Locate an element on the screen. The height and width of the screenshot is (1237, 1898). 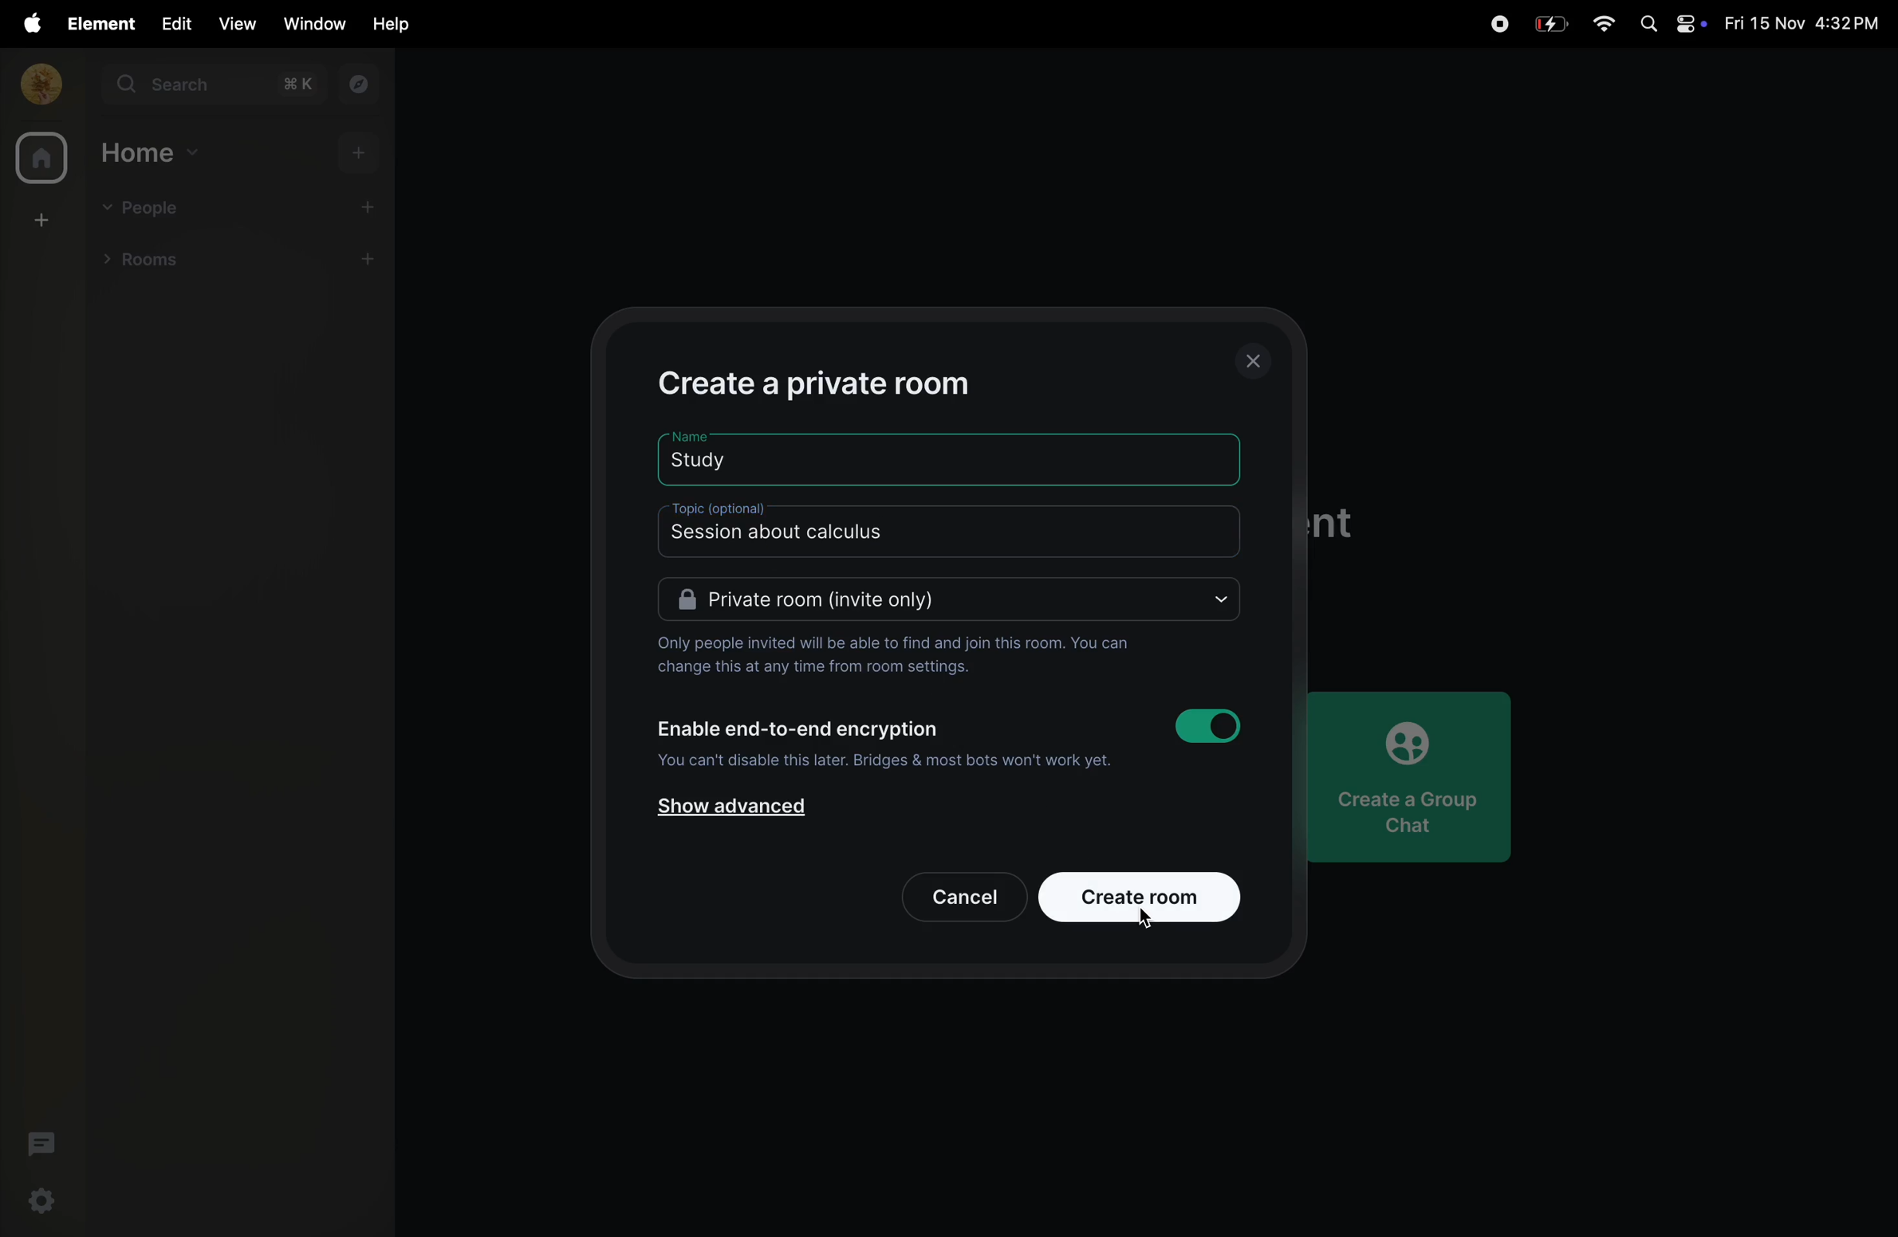
home is located at coordinates (37, 157).